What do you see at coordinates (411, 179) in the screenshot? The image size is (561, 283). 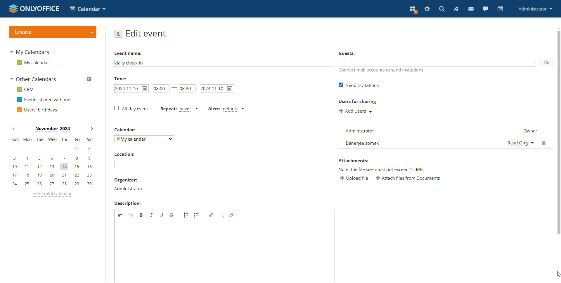 I see `attach files from documents` at bounding box center [411, 179].